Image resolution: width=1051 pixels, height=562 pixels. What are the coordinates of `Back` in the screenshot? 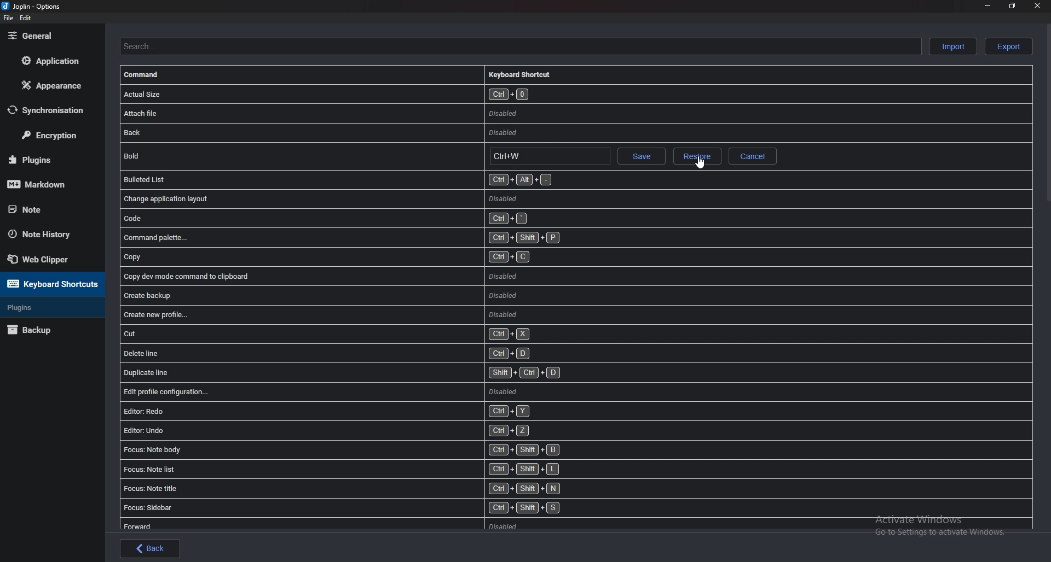 It's located at (150, 548).